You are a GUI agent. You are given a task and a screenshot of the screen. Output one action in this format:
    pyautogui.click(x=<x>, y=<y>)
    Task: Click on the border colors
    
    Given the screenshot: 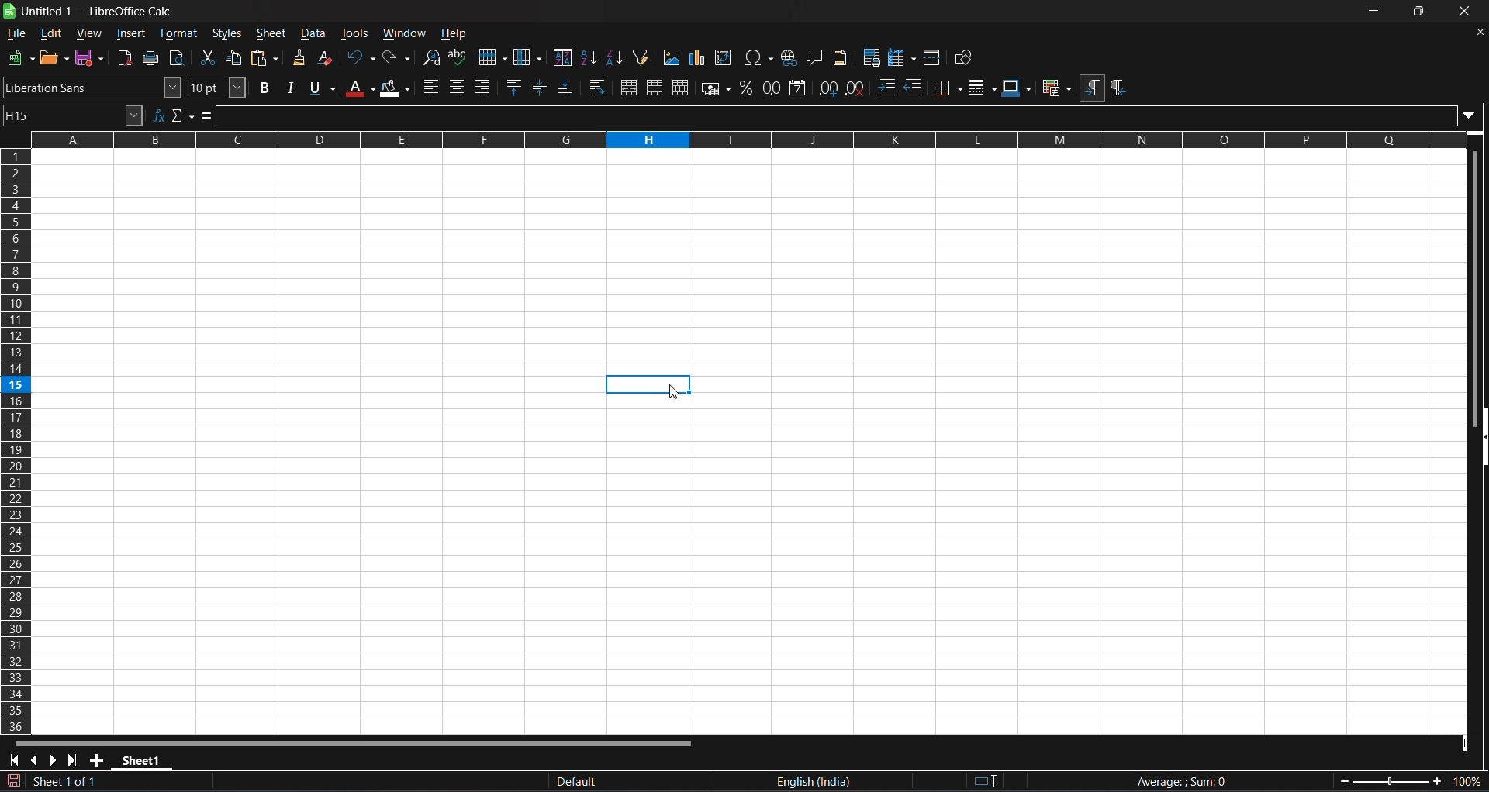 What is the action you would take?
    pyautogui.click(x=1015, y=88)
    